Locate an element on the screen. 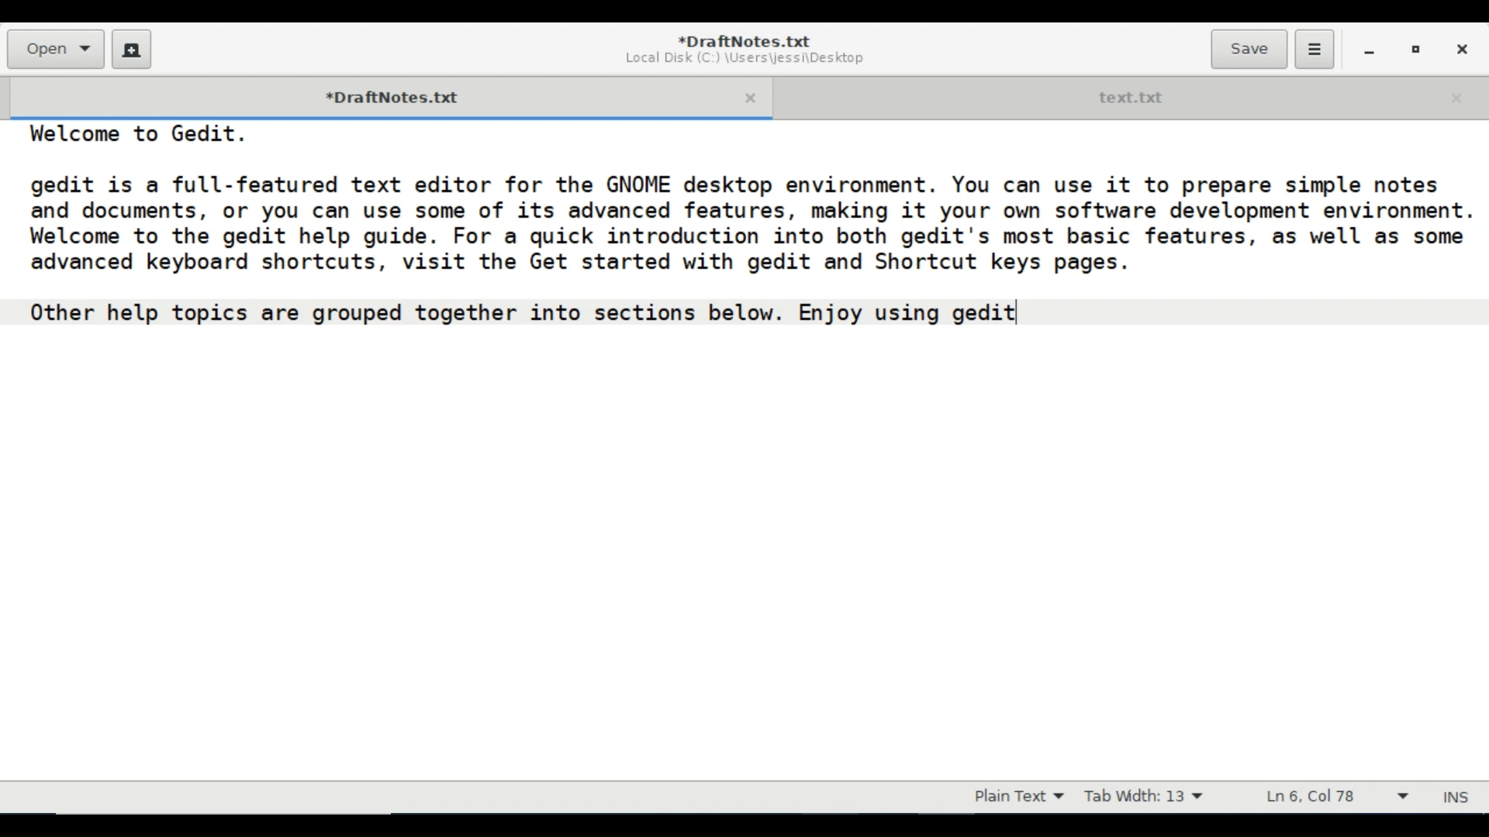 The height and width of the screenshot is (837, 1489). Application menu is located at coordinates (1314, 50).